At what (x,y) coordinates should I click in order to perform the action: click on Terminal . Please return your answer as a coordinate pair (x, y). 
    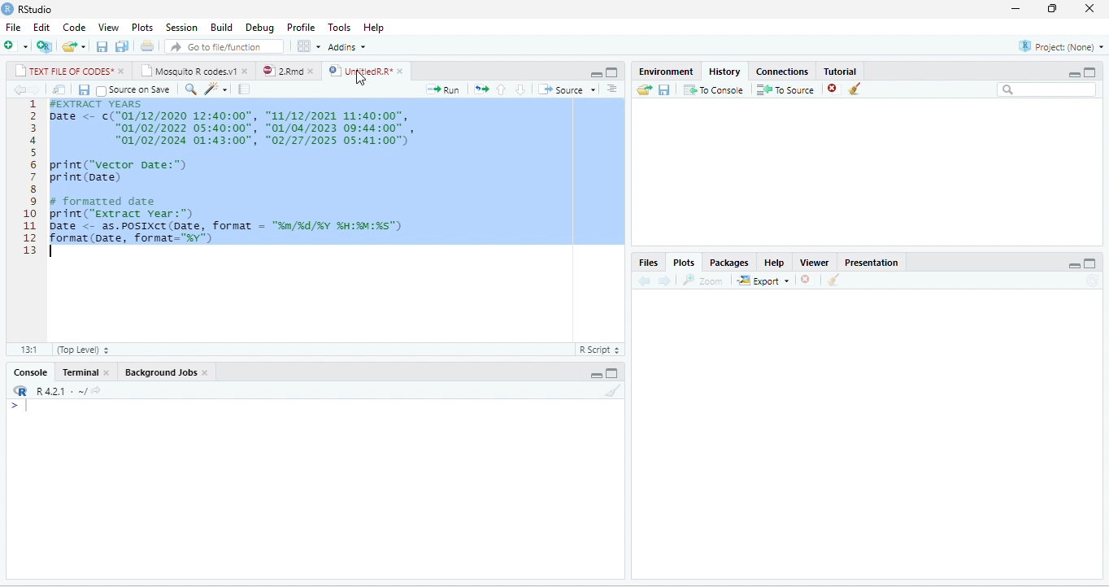
    Looking at the image, I should click on (79, 372).